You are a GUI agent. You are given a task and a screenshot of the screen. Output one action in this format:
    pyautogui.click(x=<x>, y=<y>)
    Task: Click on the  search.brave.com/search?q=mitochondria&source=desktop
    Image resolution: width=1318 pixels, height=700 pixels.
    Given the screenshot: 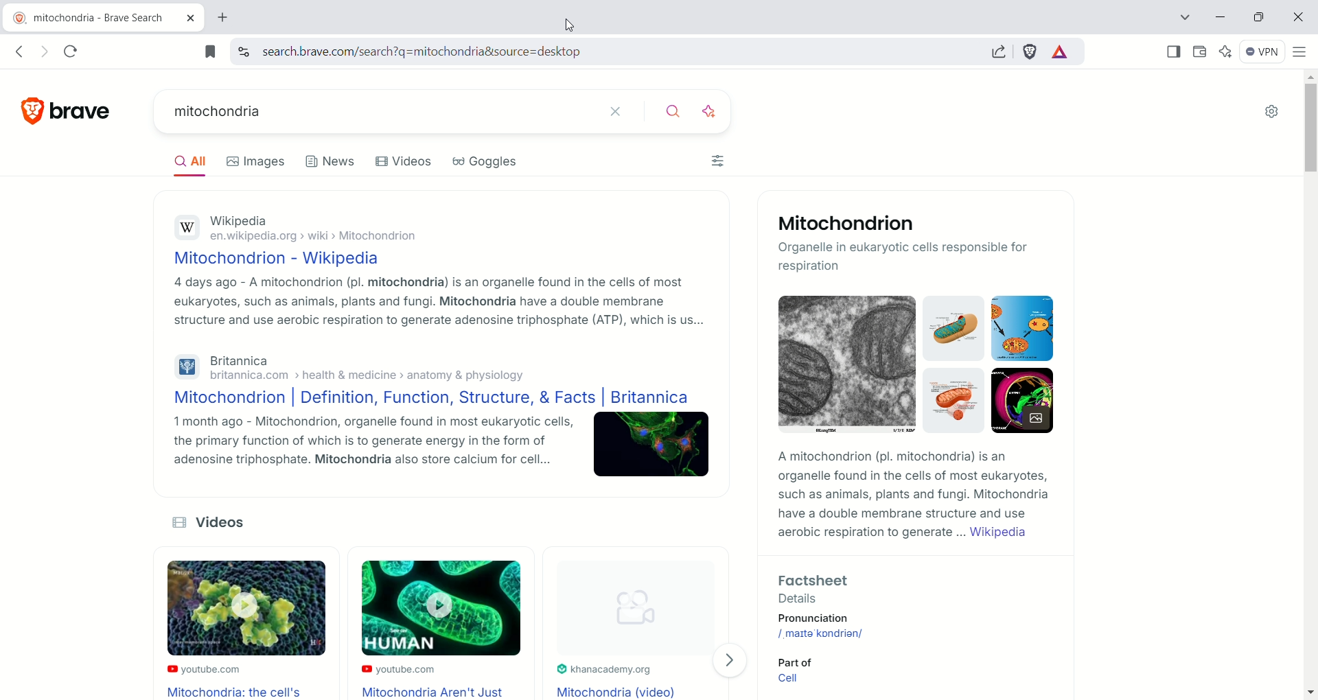 What is the action you would take?
    pyautogui.click(x=417, y=52)
    